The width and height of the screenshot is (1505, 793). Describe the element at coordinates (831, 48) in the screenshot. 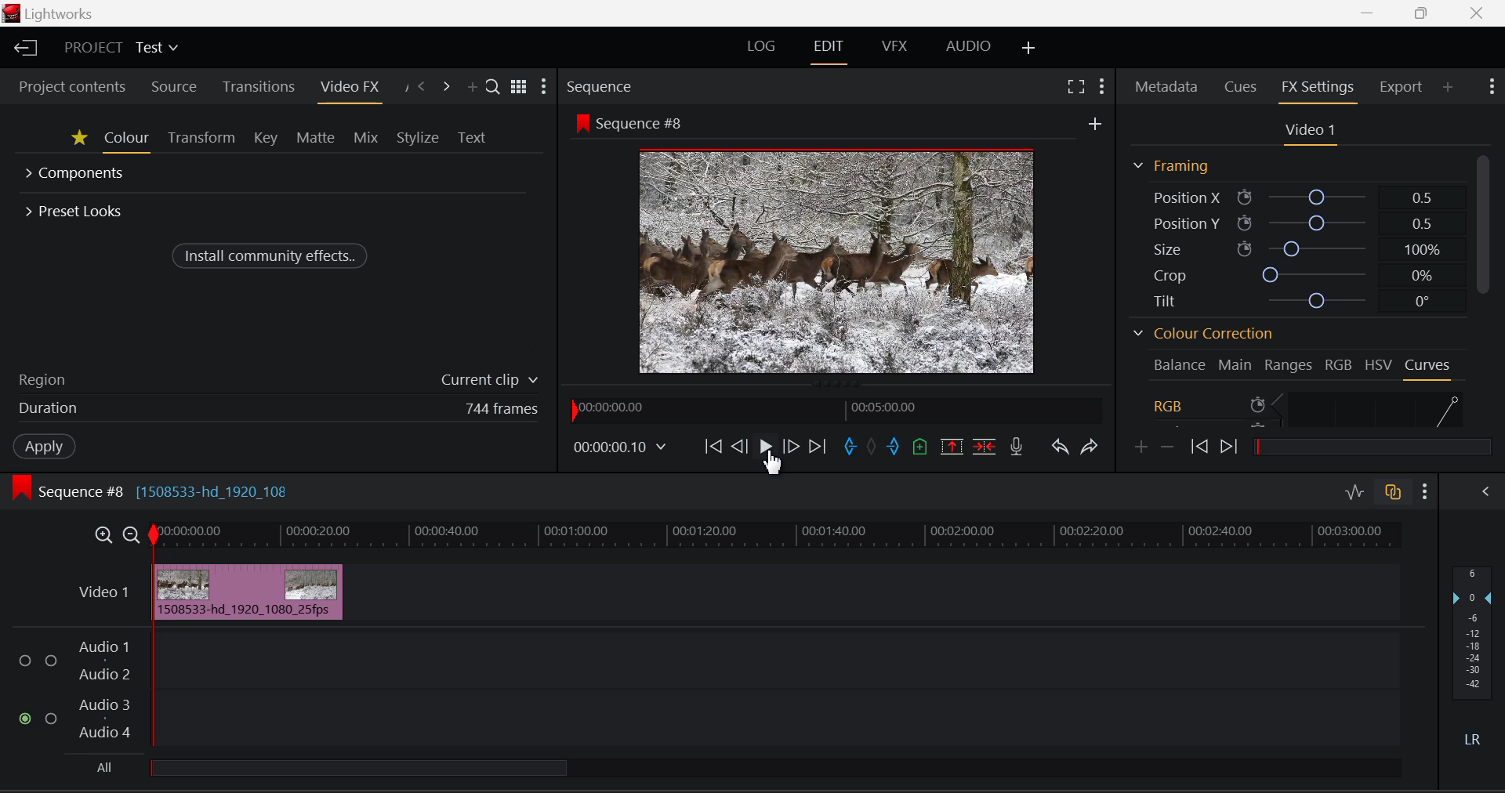

I see `EDIT Layout Open` at that location.